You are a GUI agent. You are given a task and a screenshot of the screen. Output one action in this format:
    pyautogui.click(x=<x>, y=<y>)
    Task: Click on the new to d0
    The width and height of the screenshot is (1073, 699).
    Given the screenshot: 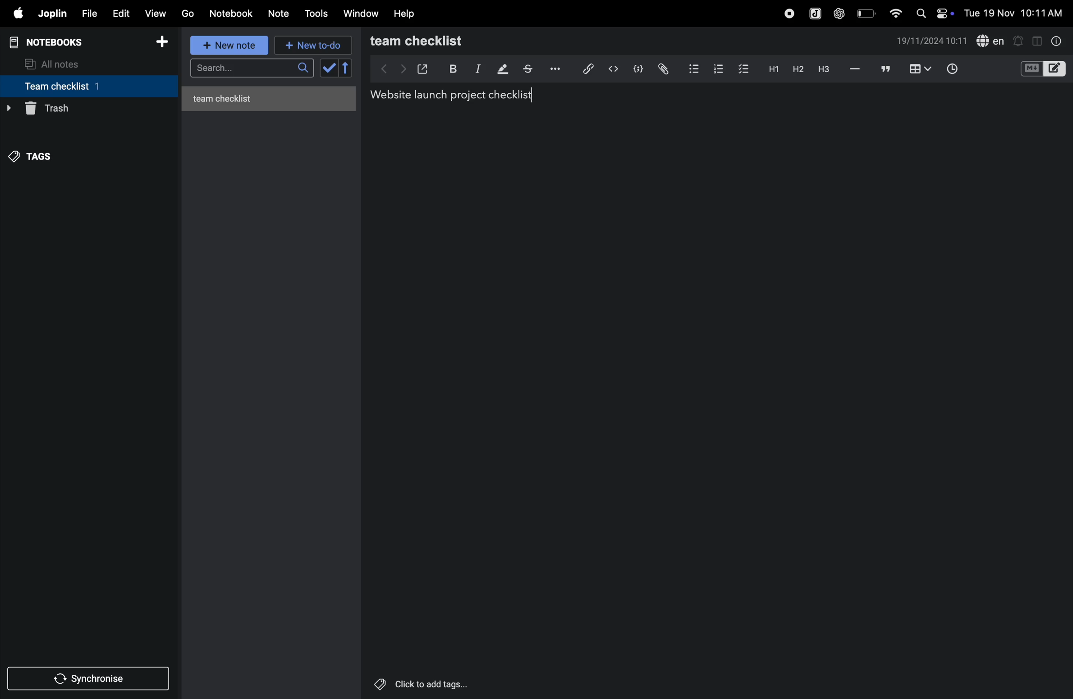 What is the action you would take?
    pyautogui.click(x=312, y=45)
    